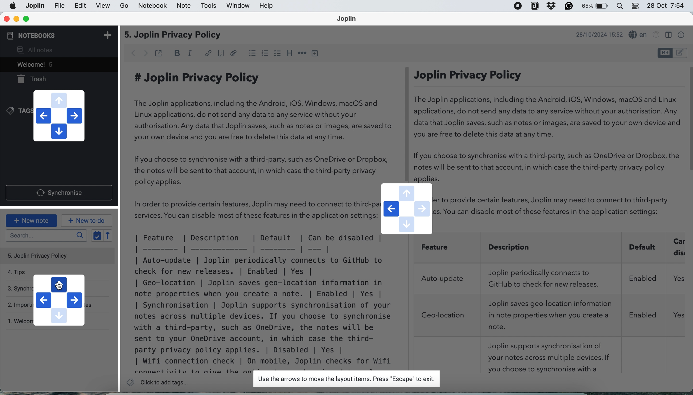 This screenshot has height=395, width=693. I want to click on Apple menu, so click(13, 6).